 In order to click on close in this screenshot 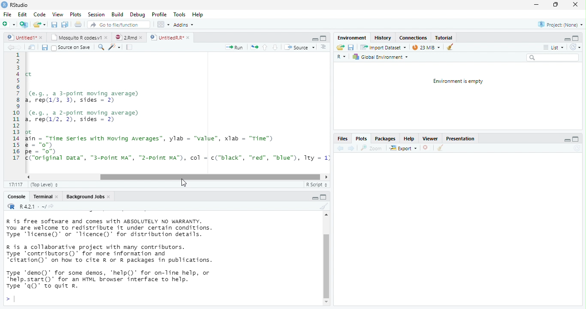, I will do `click(110, 197)`.